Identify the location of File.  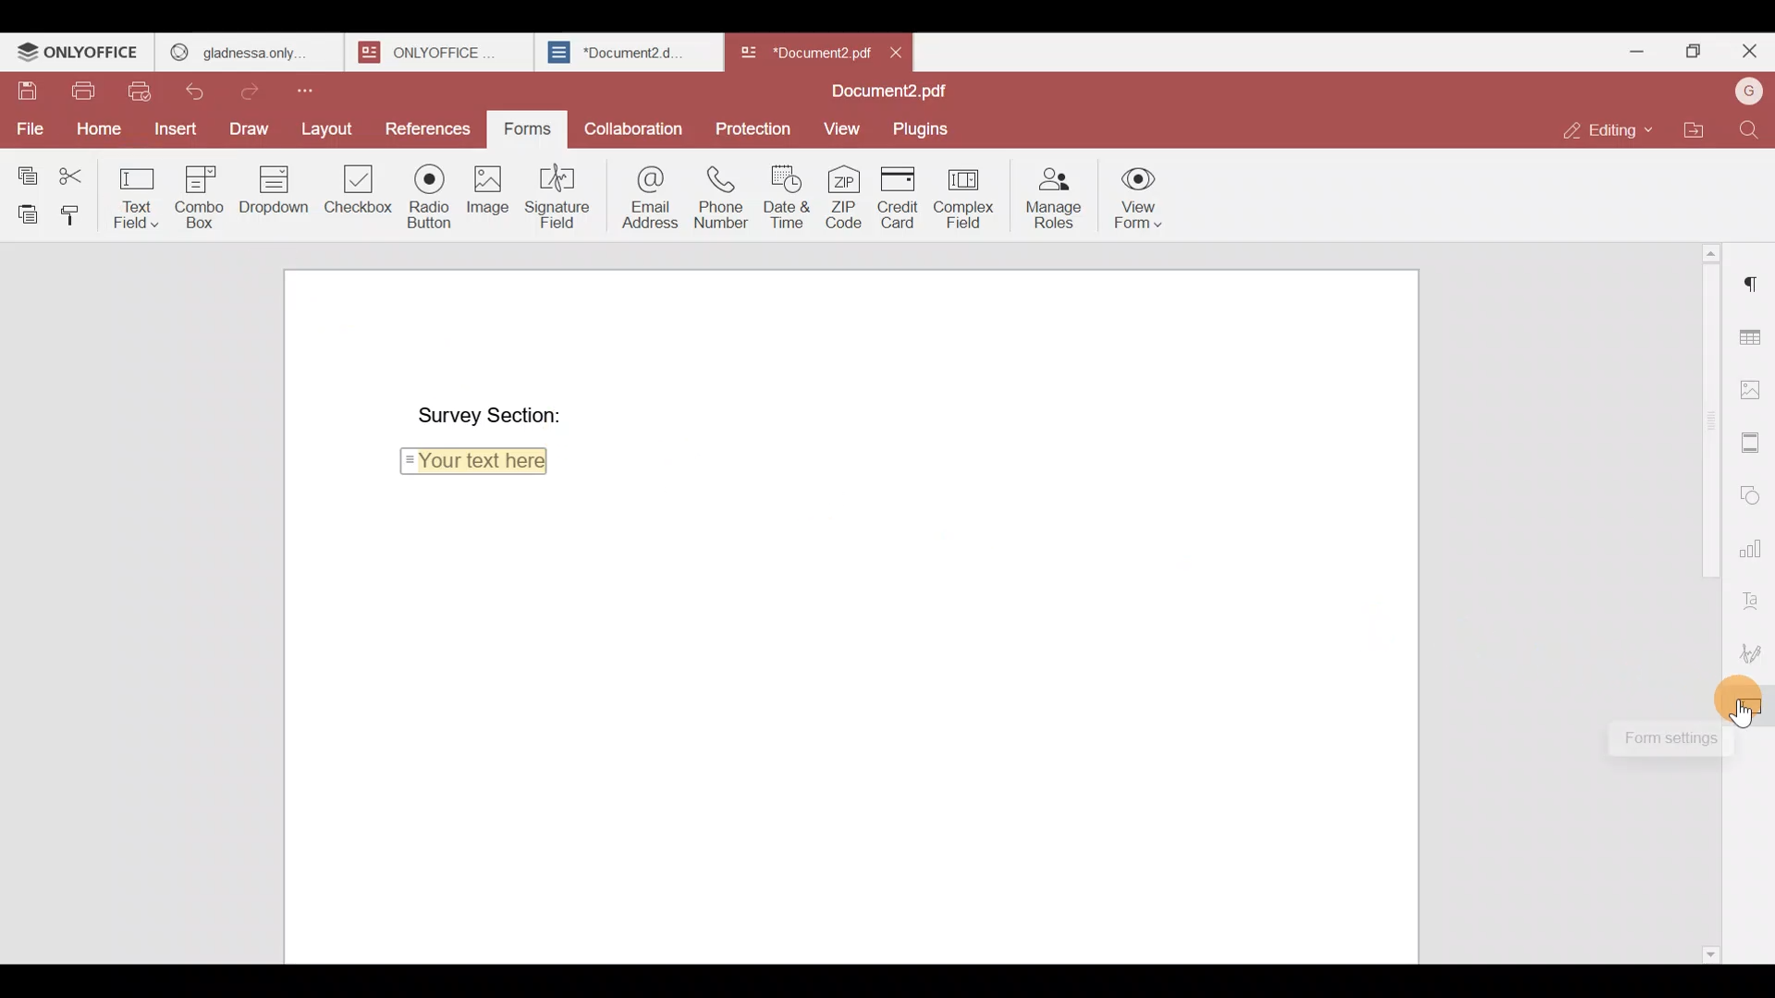
(29, 128).